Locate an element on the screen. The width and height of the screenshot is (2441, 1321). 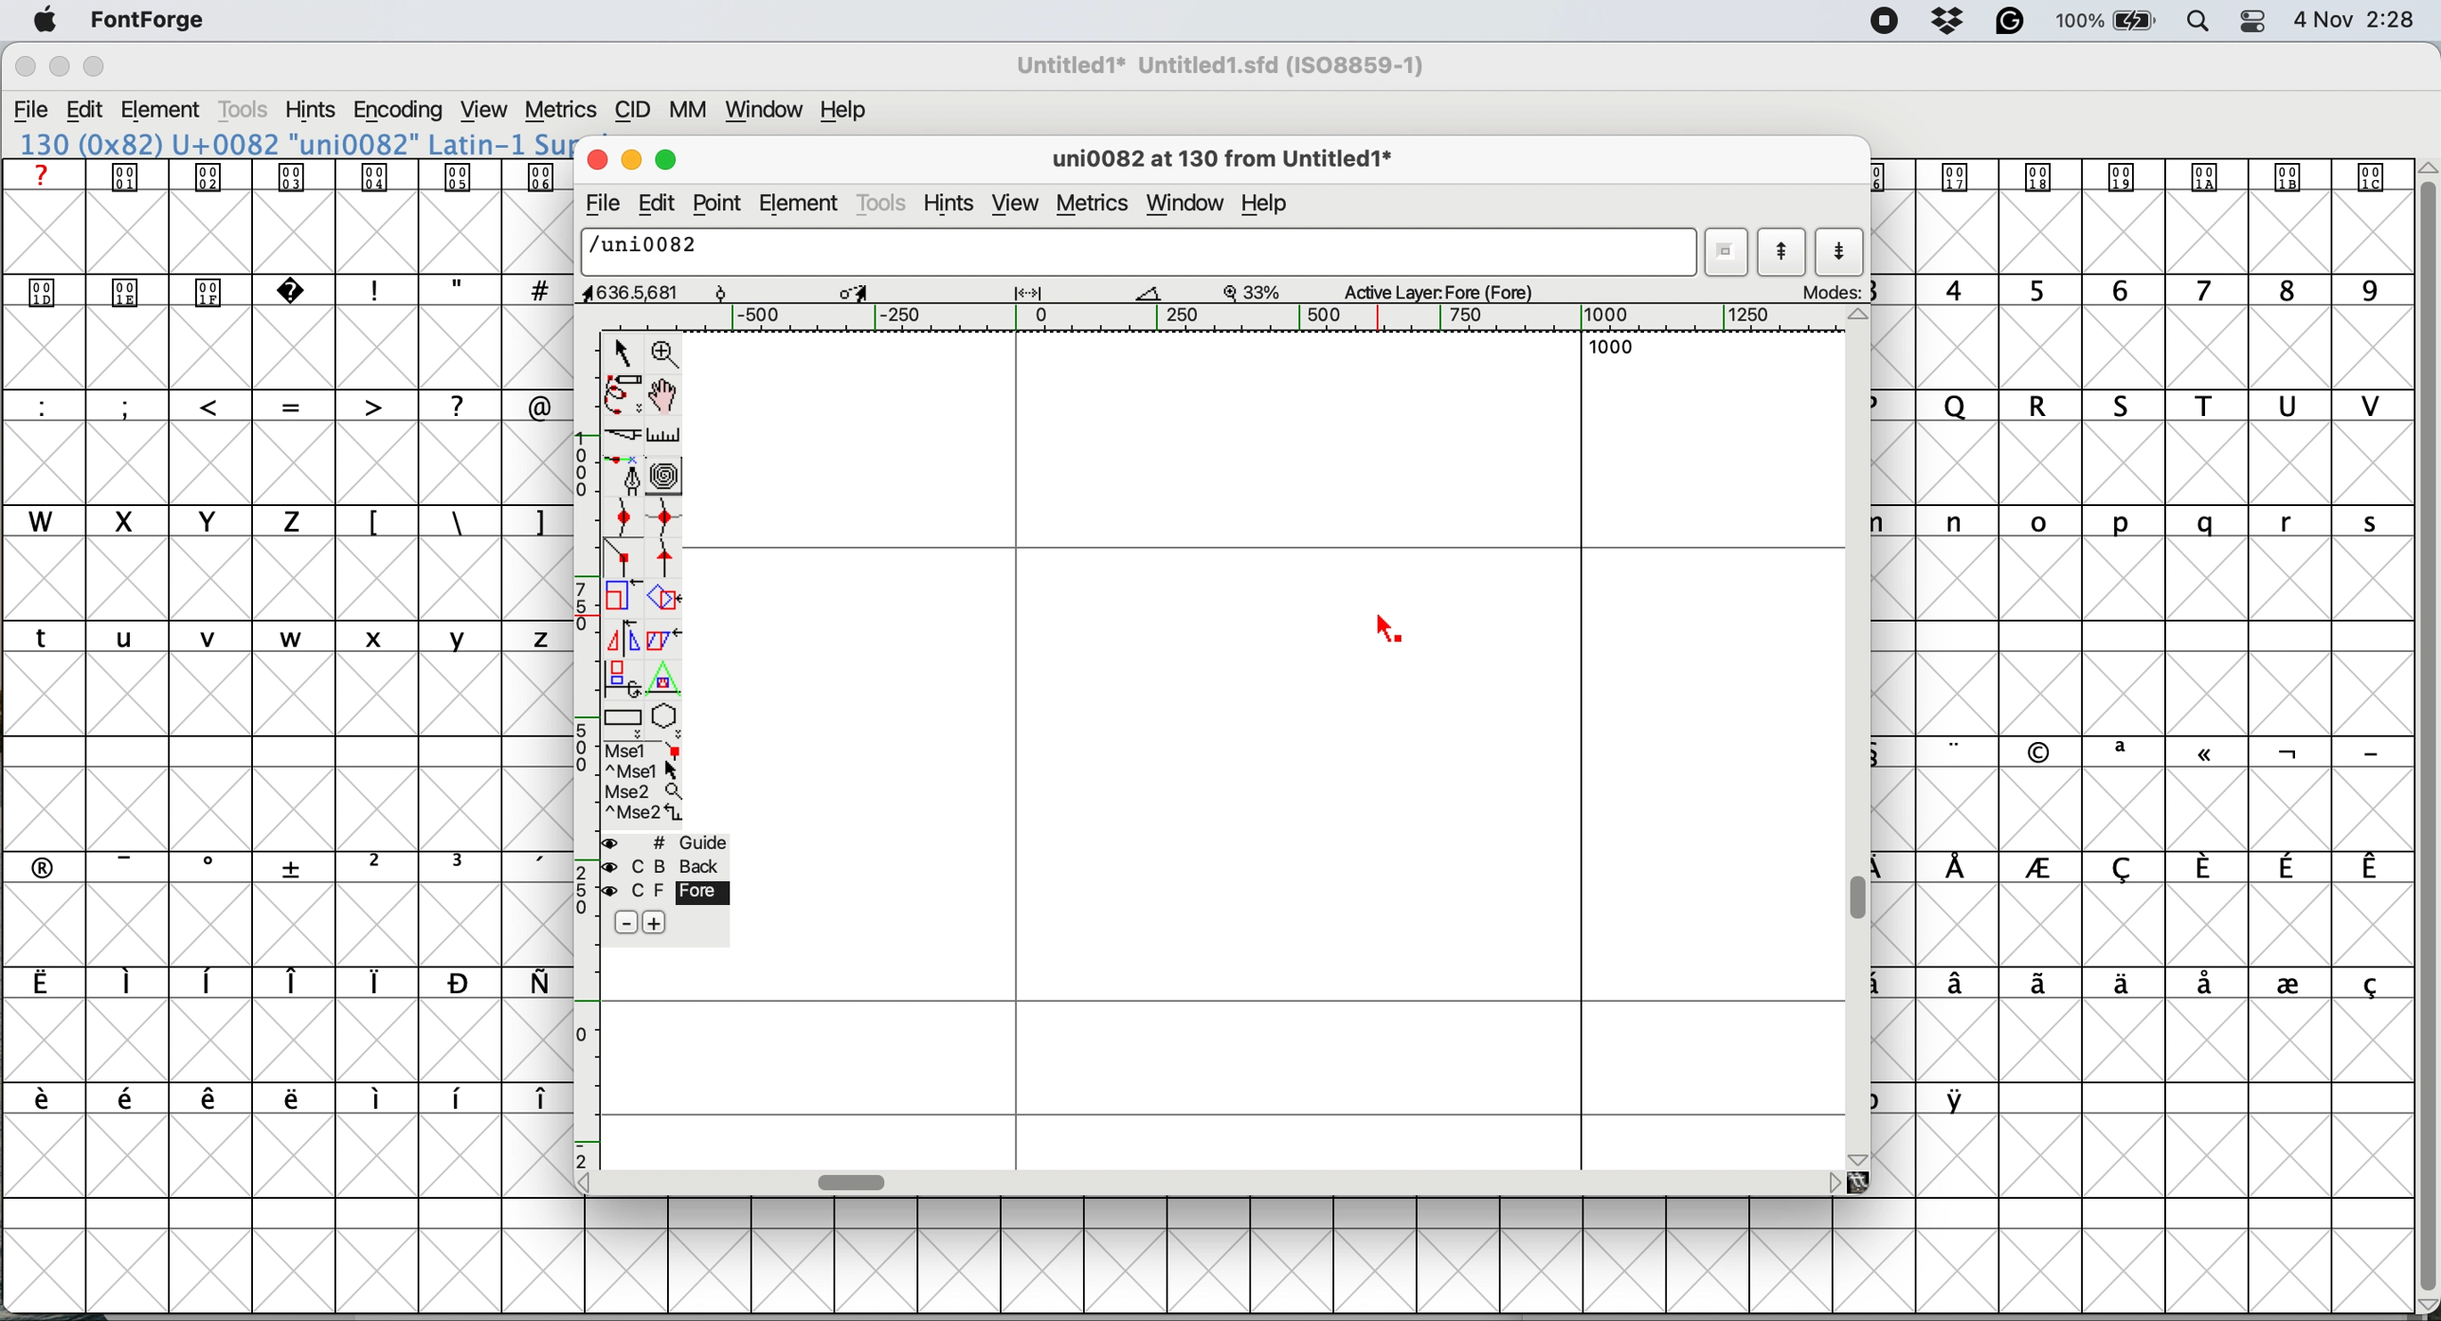
help is located at coordinates (1270, 207).